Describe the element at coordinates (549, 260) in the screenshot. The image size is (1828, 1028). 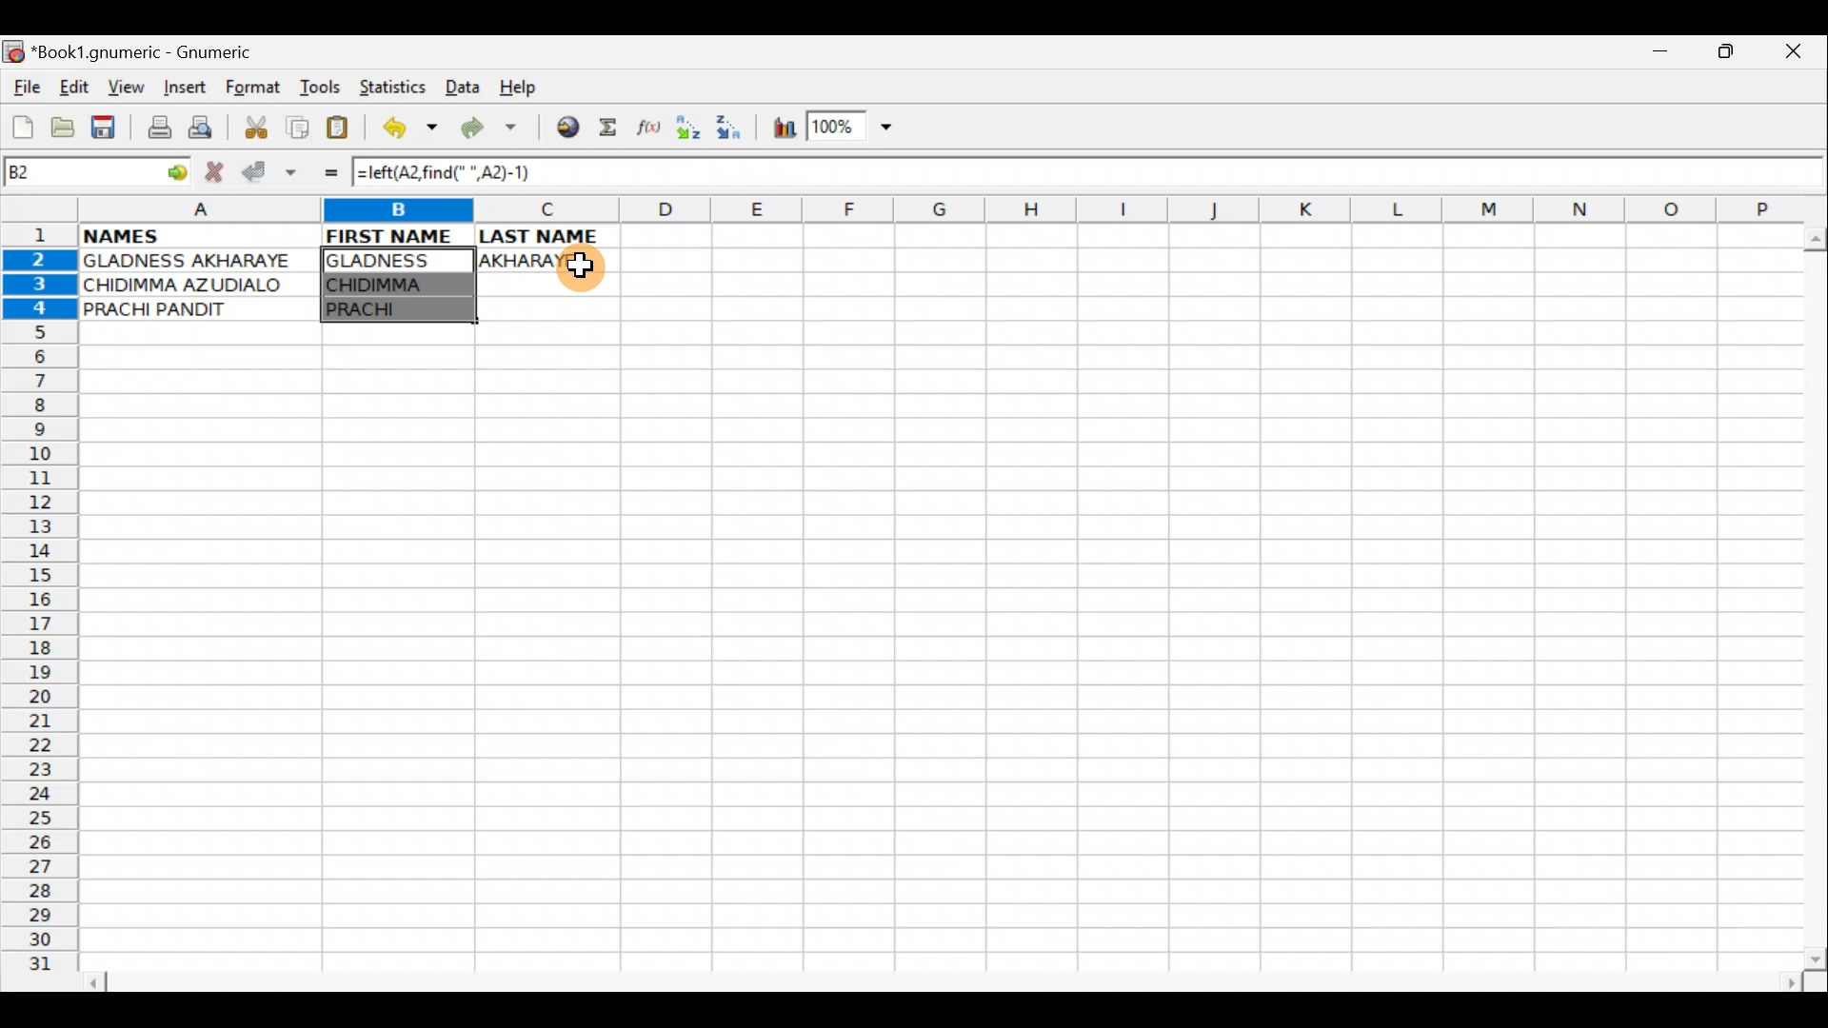
I see `AKHARAYE` at that location.